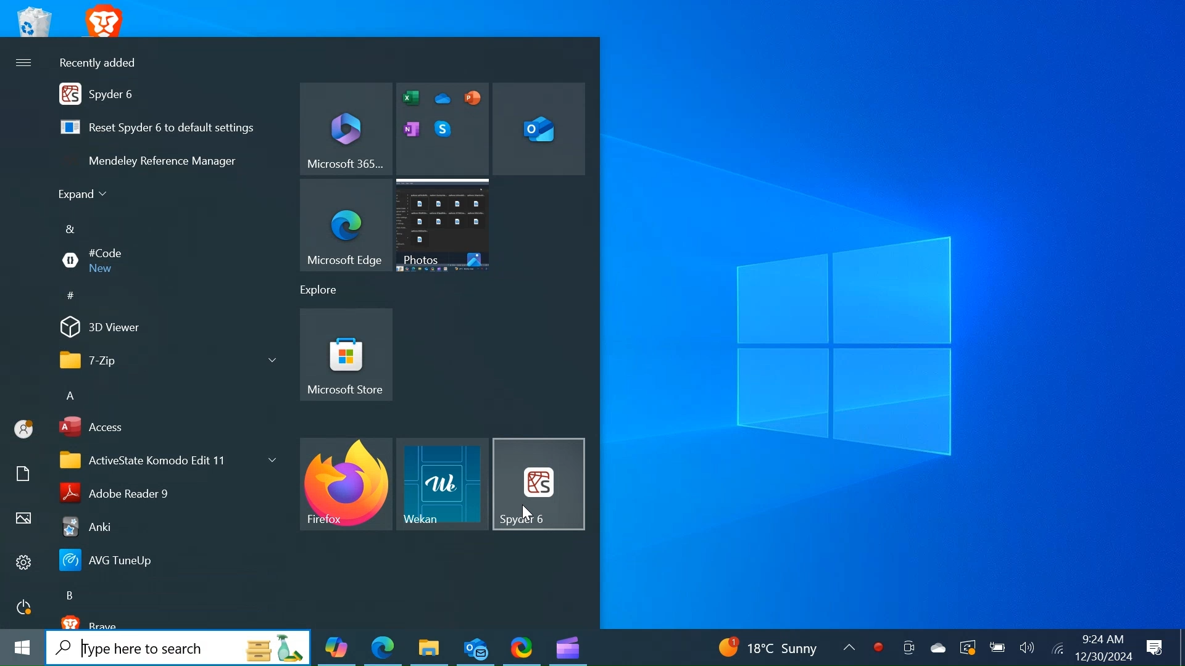  Describe the element at coordinates (73, 229) in the screenshot. I see `&` at that location.